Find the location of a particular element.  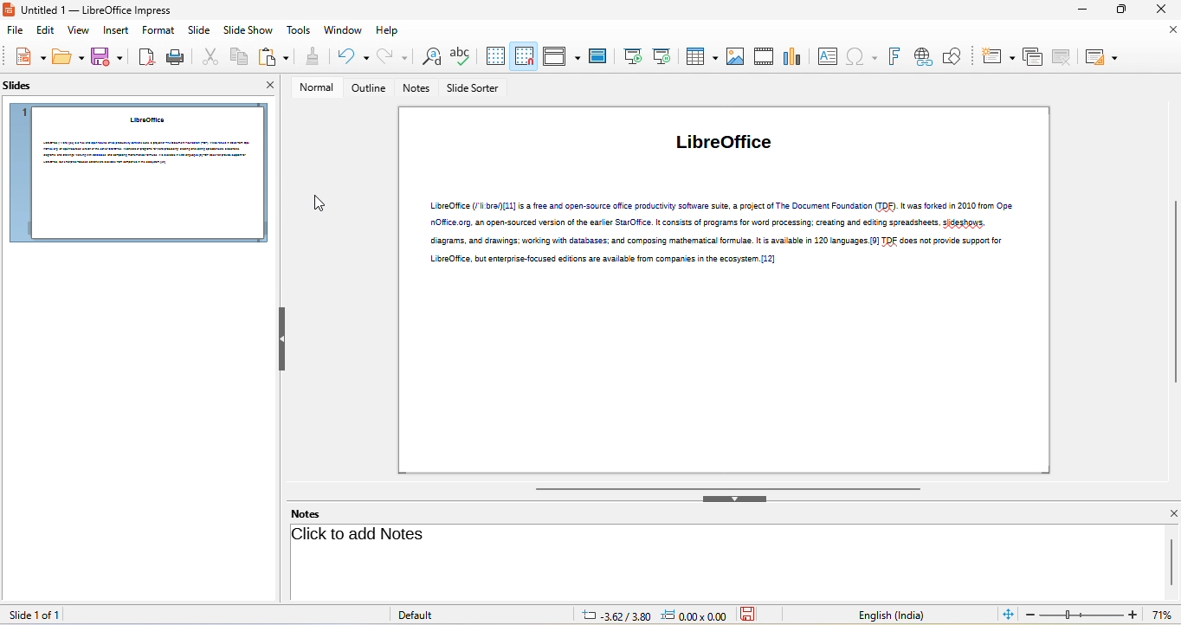

hide left sidebar is located at coordinates (282, 340).